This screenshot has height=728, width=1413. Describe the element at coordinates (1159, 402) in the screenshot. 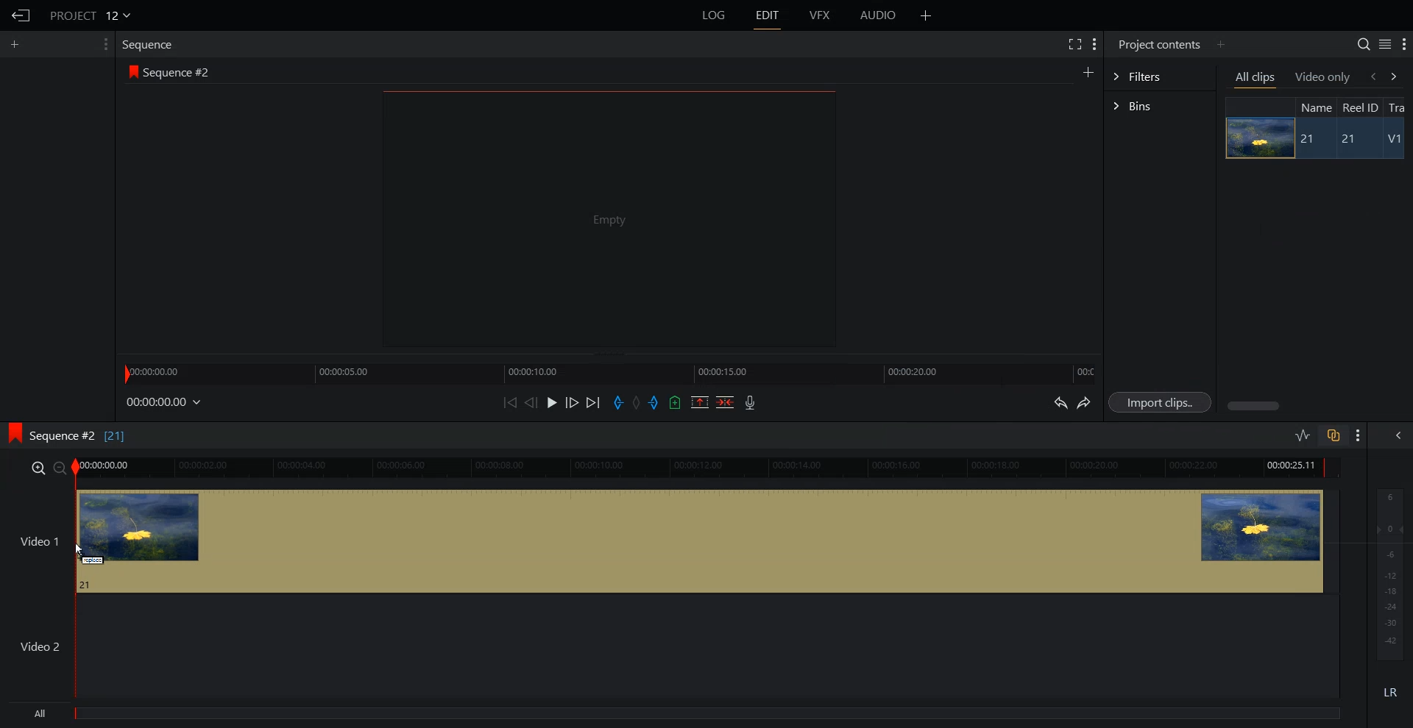

I see `Import clips` at that location.